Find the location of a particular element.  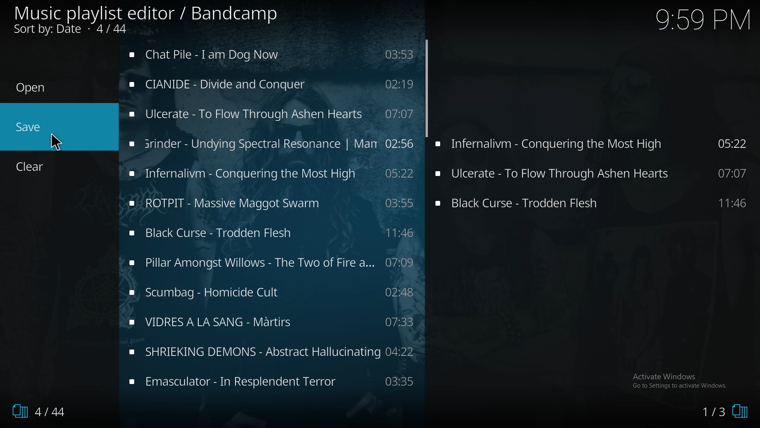

music is located at coordinates (271, 143).